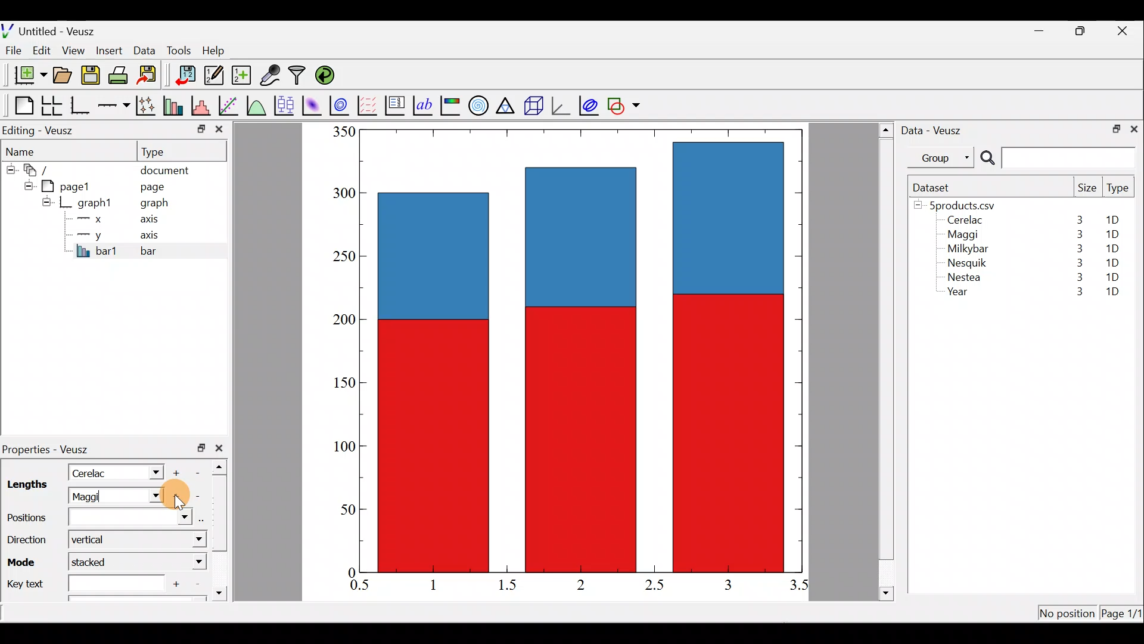 Image resolution: width=1144 pixels, height=644 pixels. I want to click on Capture remote data, so click(271, 76).